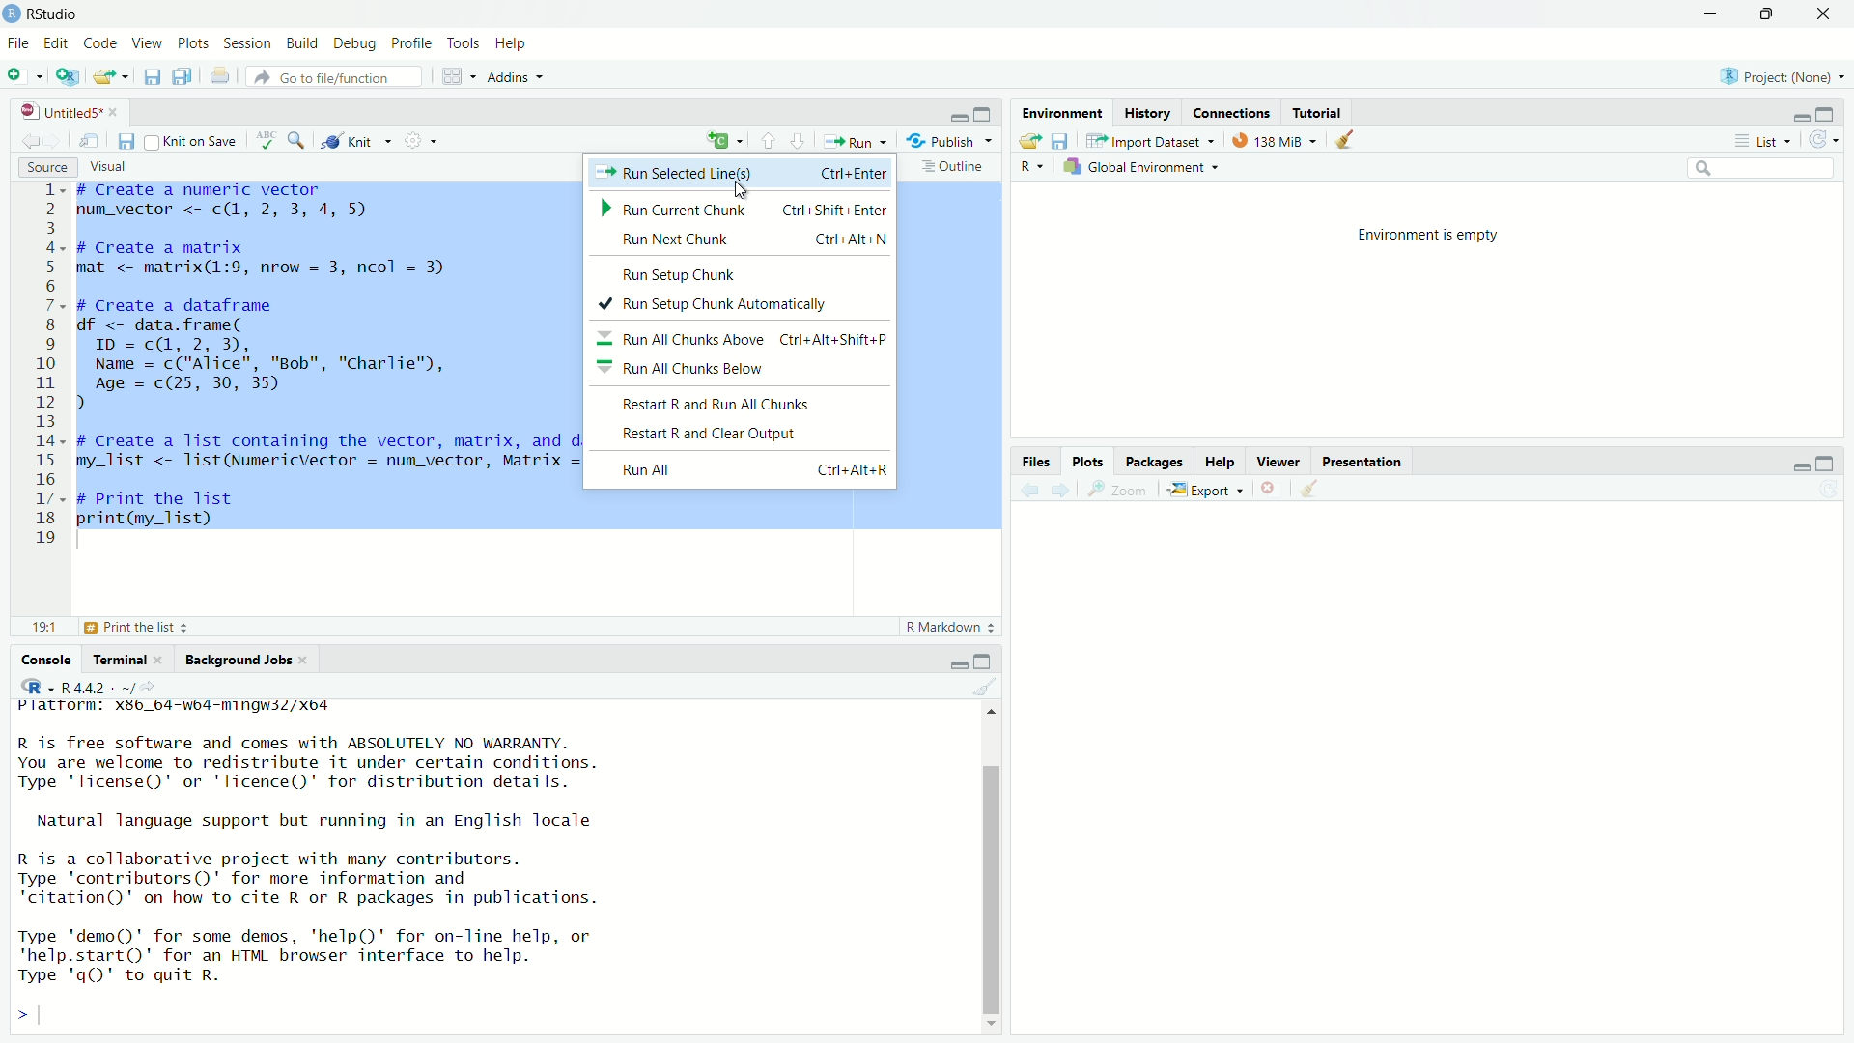 The width and height of the screenshot is (1854, 1043). Describe the element at coordinates (222, 77) in the screenshot. I see `print` at that location.